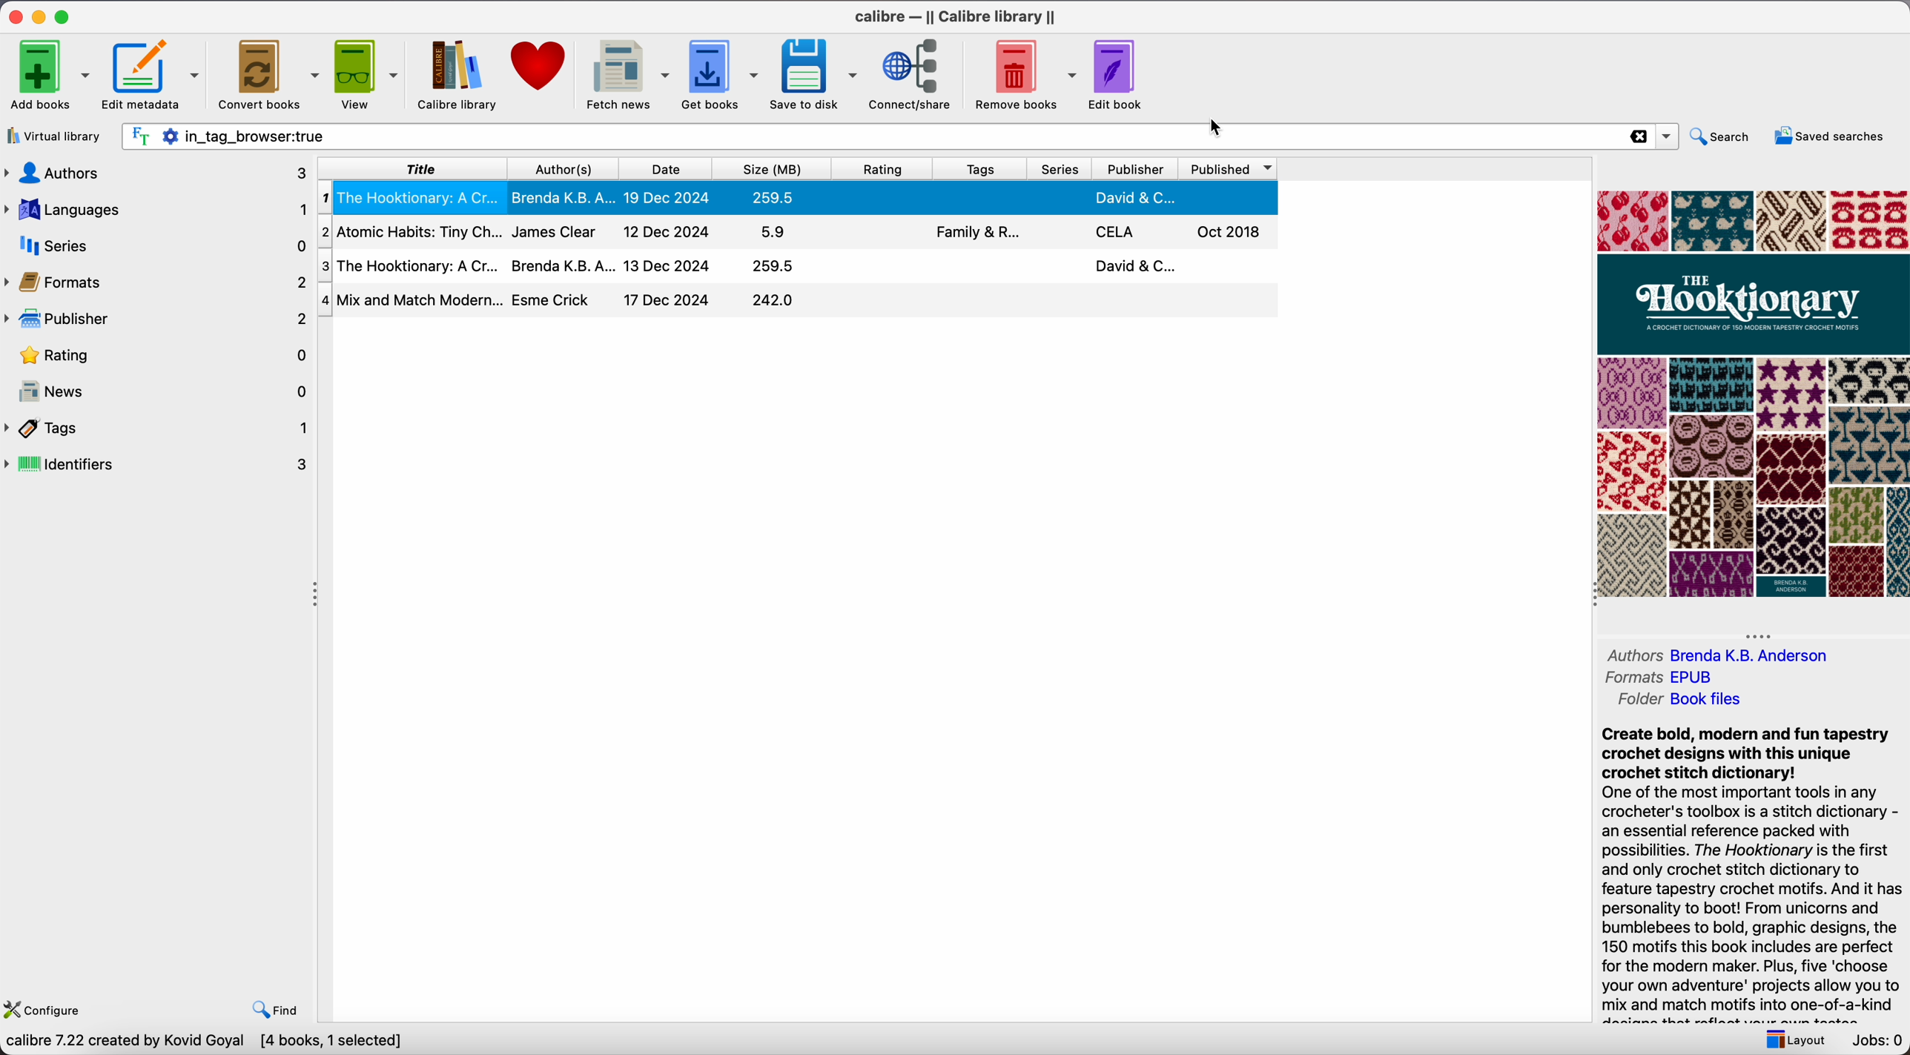 This screenshot has height=1055, width=1910. Describe the element at coordinates (1024, 72) in the screenshot. I see `remove books` at that location.